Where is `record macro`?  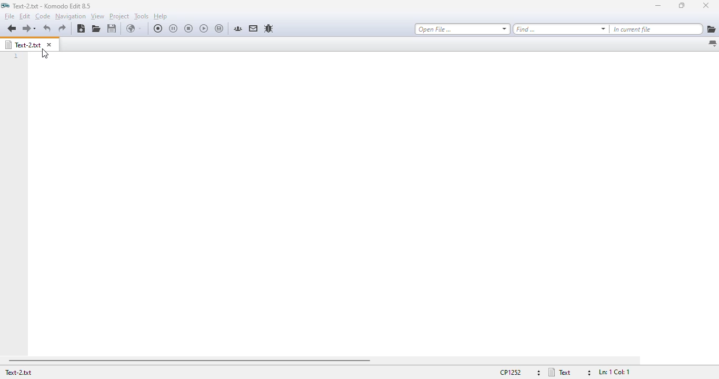 record macro is located at coordinates (158, 28).